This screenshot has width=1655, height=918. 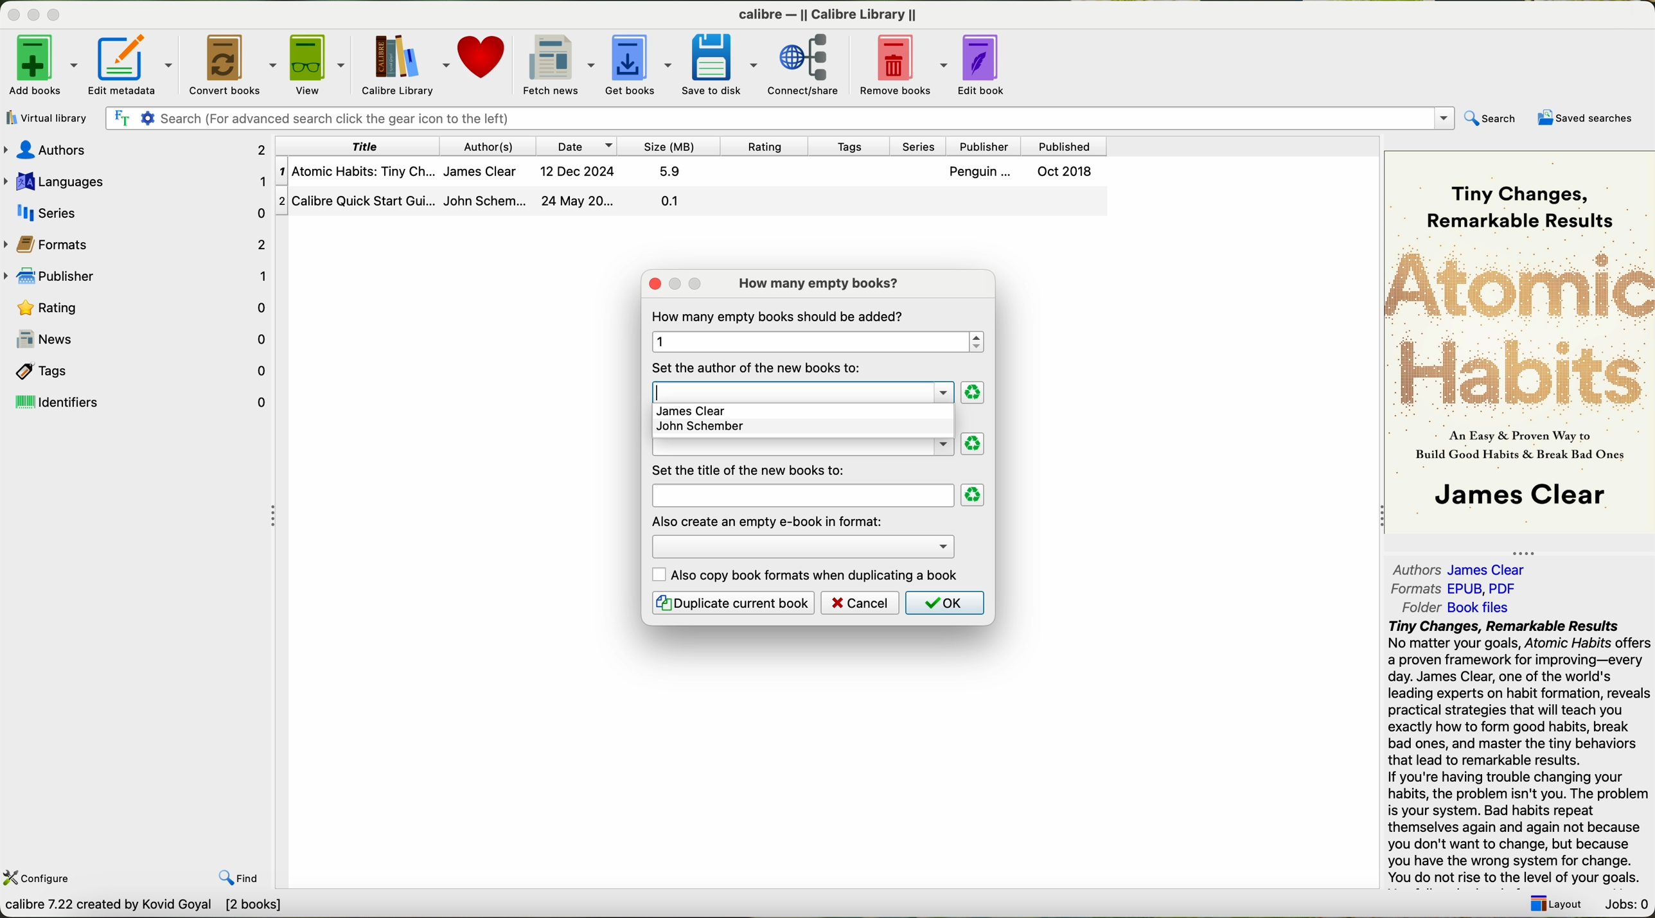 What do you see at coordinates (768, 520) in the screenshot?
I see `also create and empy ebook in format` at bounding box center [768, 520].